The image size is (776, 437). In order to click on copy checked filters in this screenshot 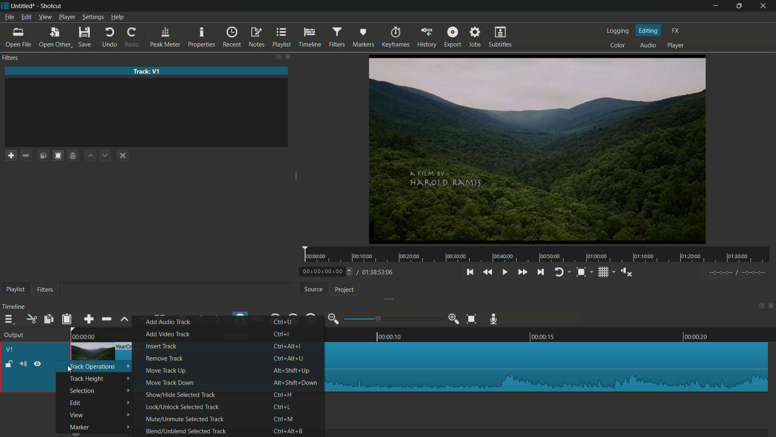, I will do `click(44, 156)`.